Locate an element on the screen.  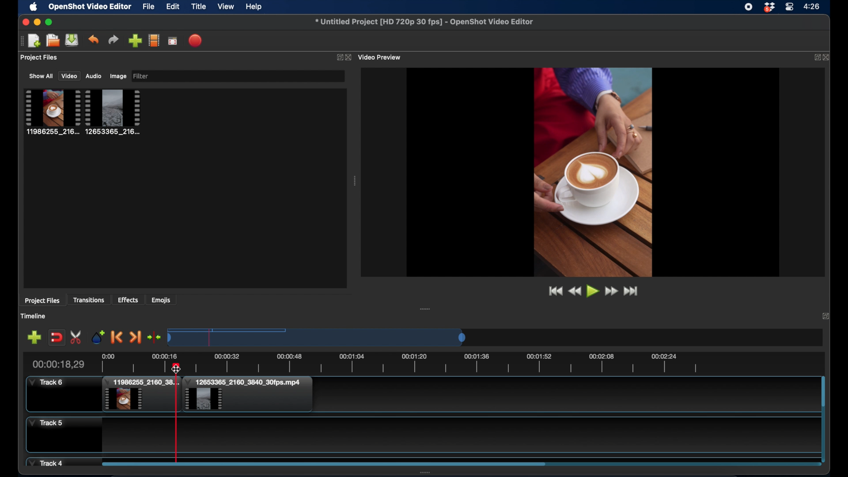
timeline scale is located at coordinates (318, 337).